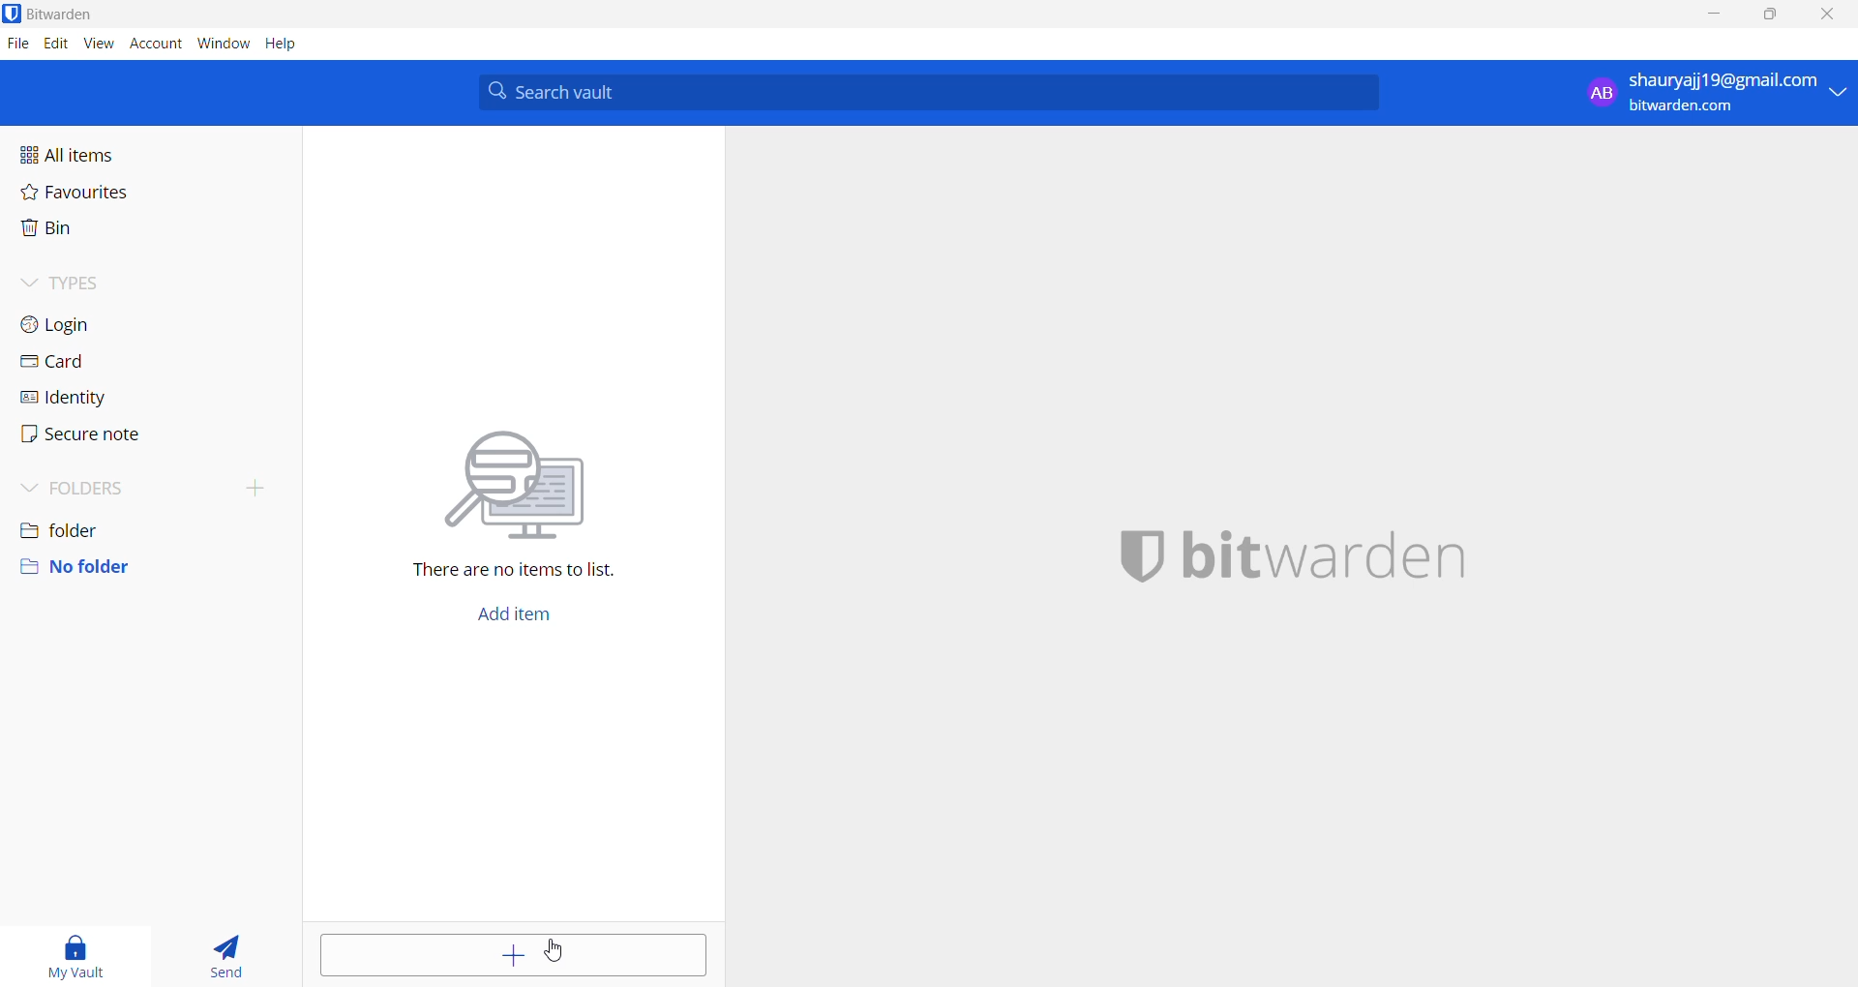  Describe the element at coordinates (109, 192) in the screenshot. I see `favourites` at that location.